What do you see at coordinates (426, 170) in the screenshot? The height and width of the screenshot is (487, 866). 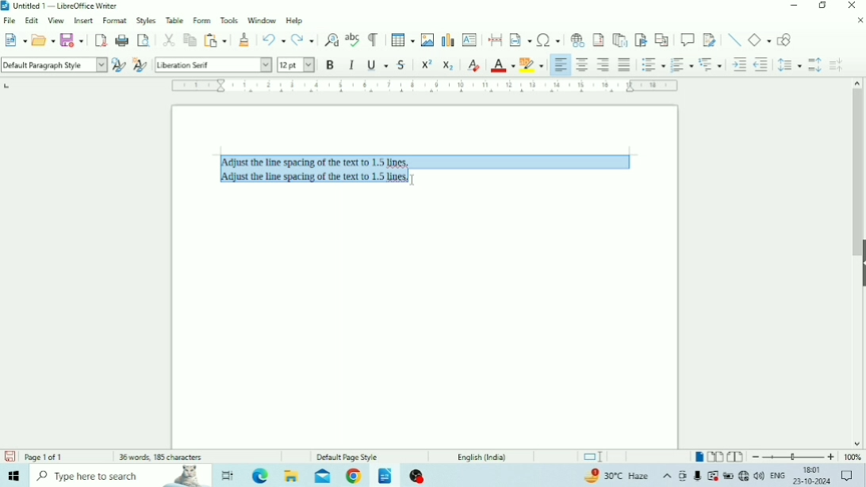 I see `Text selected` at bounding box center [426, 170].